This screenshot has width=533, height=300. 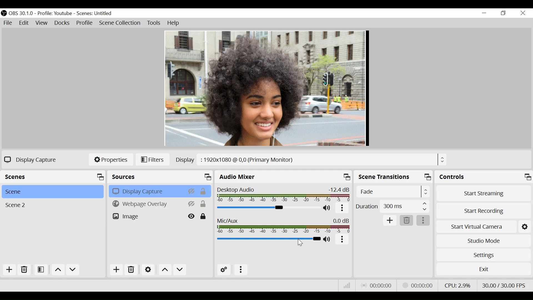 I want to click on View, so click(x=41, y=23).